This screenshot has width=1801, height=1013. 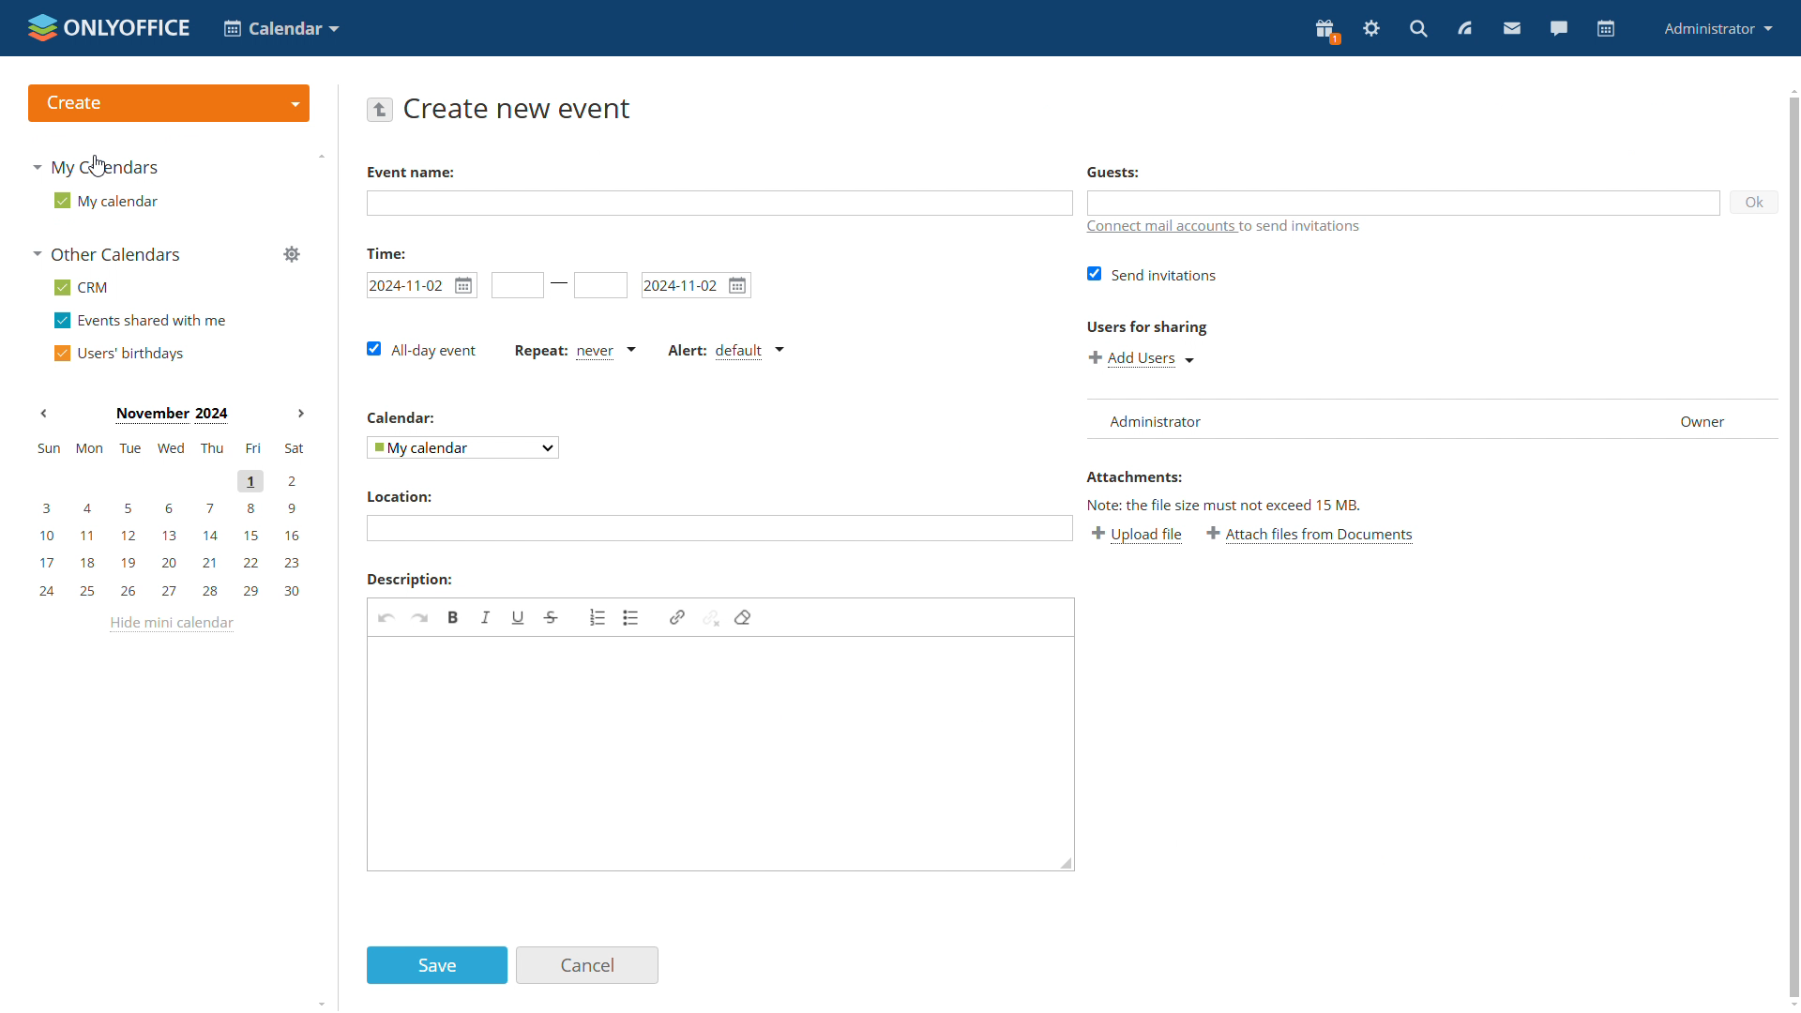 What do you see at coordinates (598, 615) in the screenshot?
I see `insert/remove numbered list` at bounding box center [598, 615].